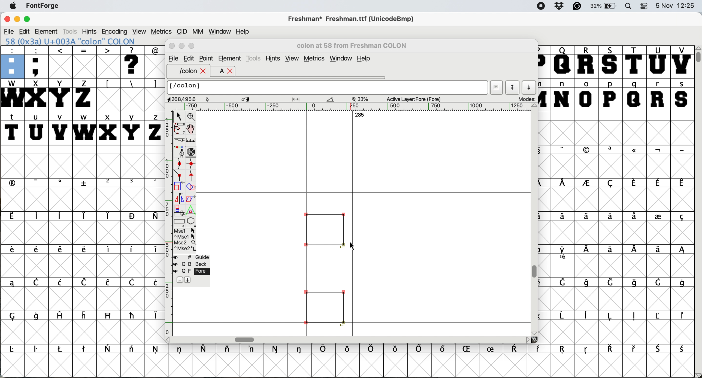 The height and width of the screenshot is (378, 702). Describe the element at coordinates (564, 183) in the screenshot. I see `symbol` at that location.